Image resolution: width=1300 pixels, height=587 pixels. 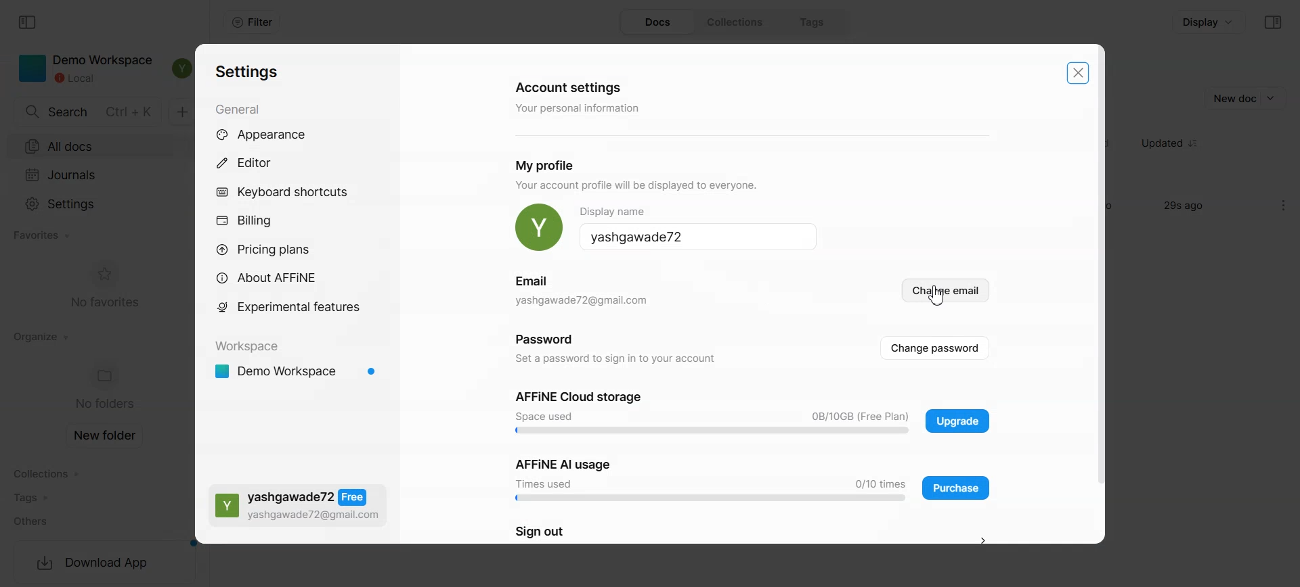 I want to click on settings, so click(x=248, y=72).